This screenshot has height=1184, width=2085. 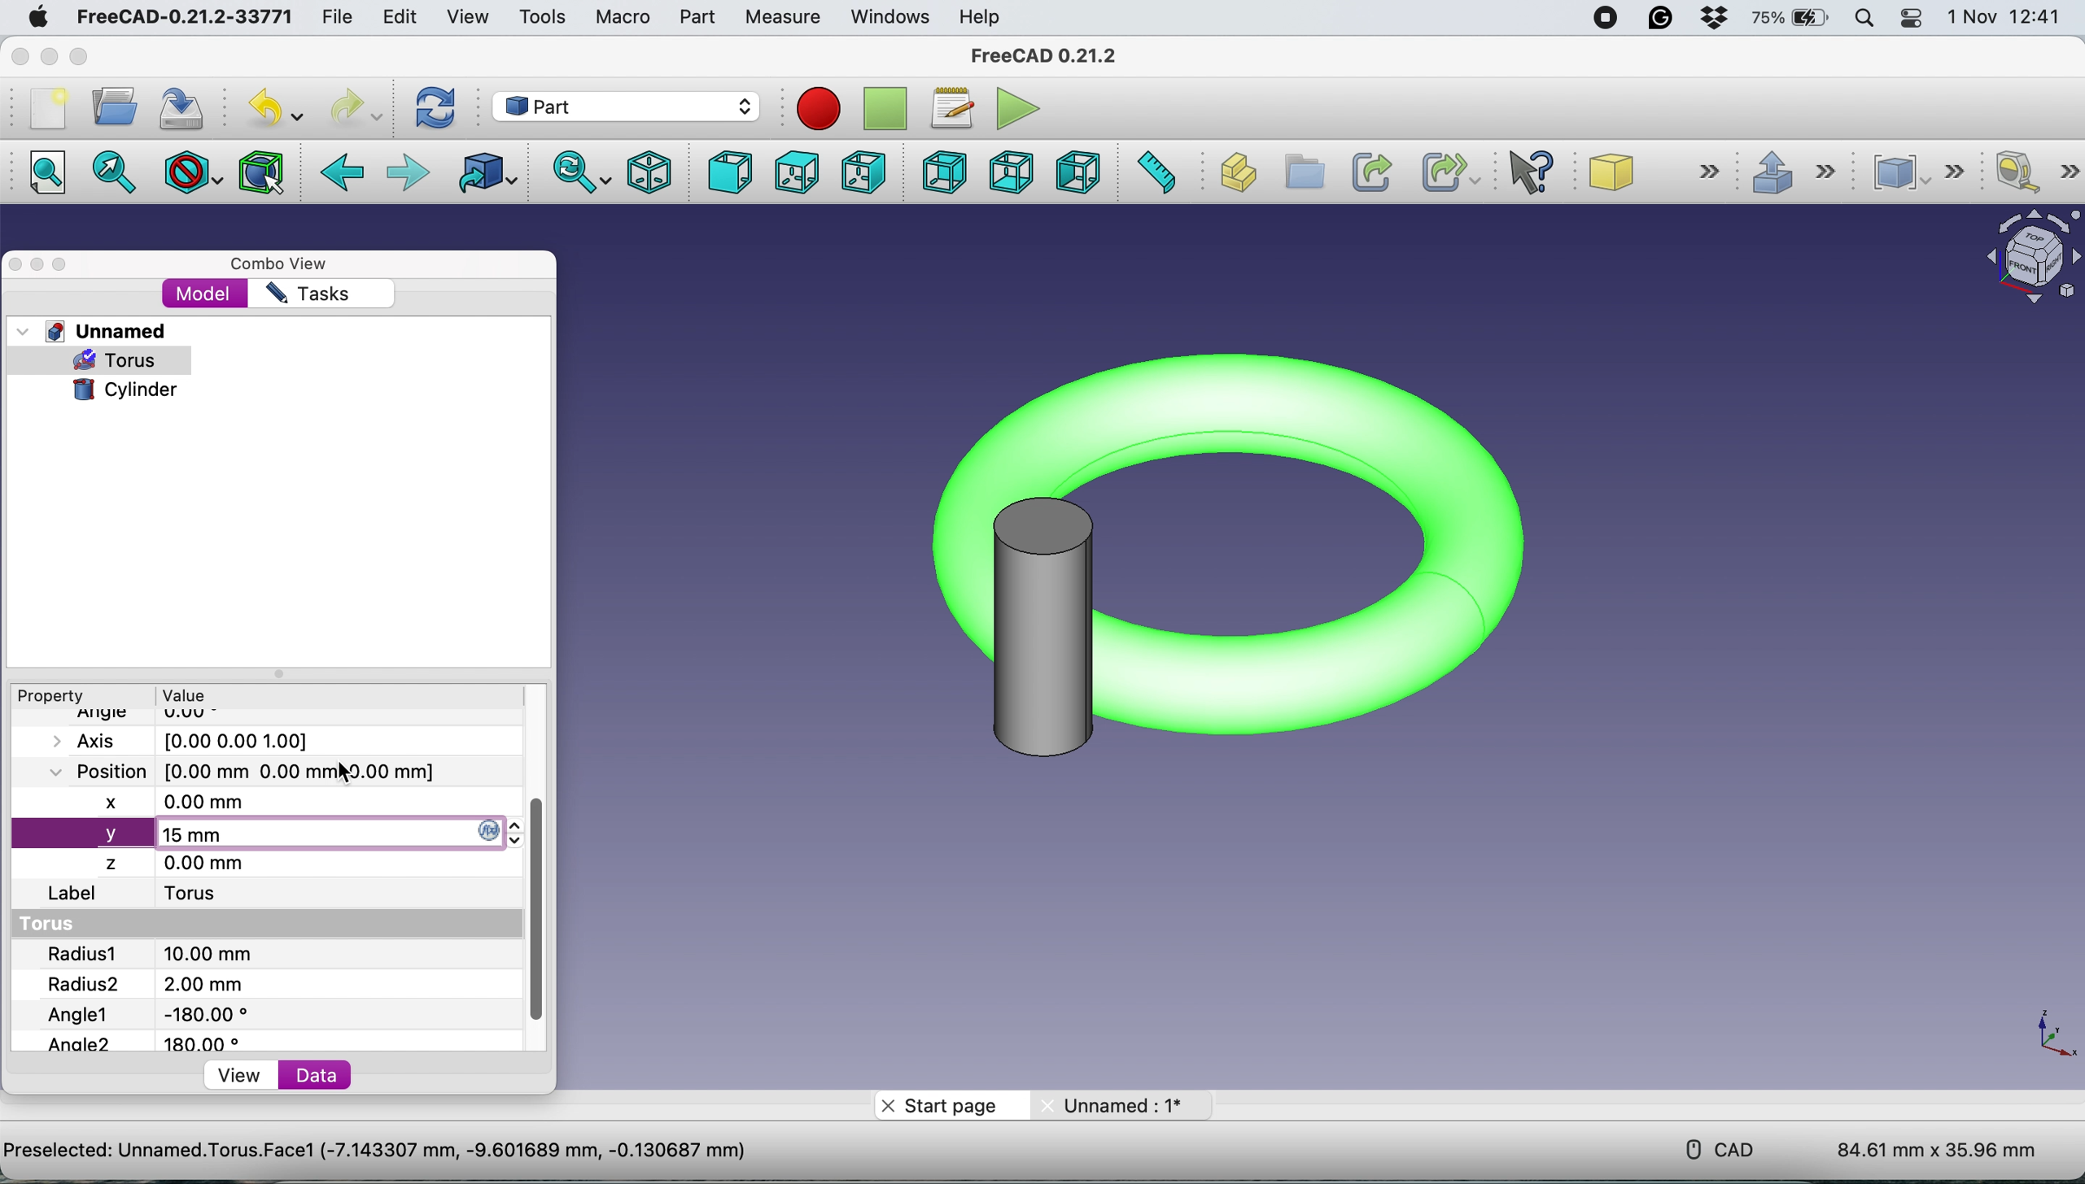 I want to click on unnamed, so click(x=95, y=330).